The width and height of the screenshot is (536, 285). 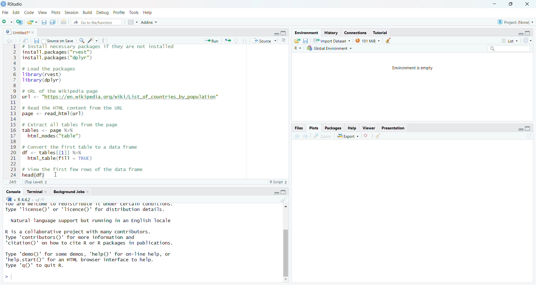 I want to click on Help, so click(x=149, y=13).